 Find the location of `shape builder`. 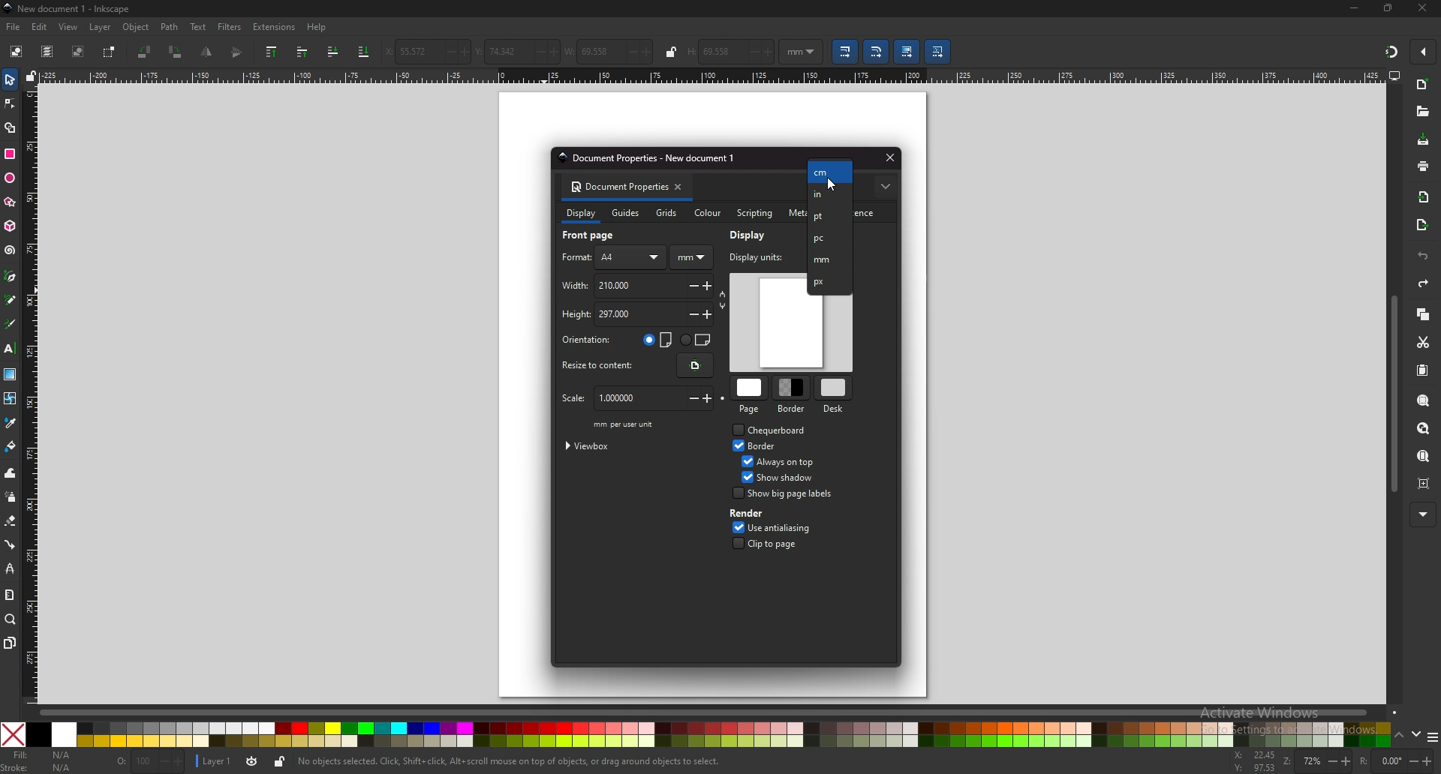

shape builder is located at coordinates (11, 127).